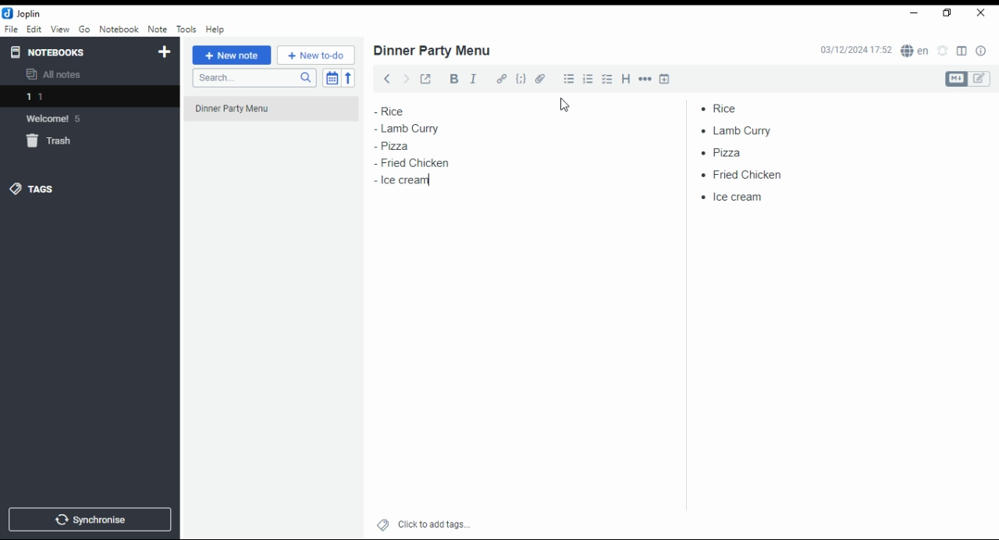  What do you see at coordinates (407, 127) in the screenshot?
I see `lamb curry` at bounding box center [407, 127].